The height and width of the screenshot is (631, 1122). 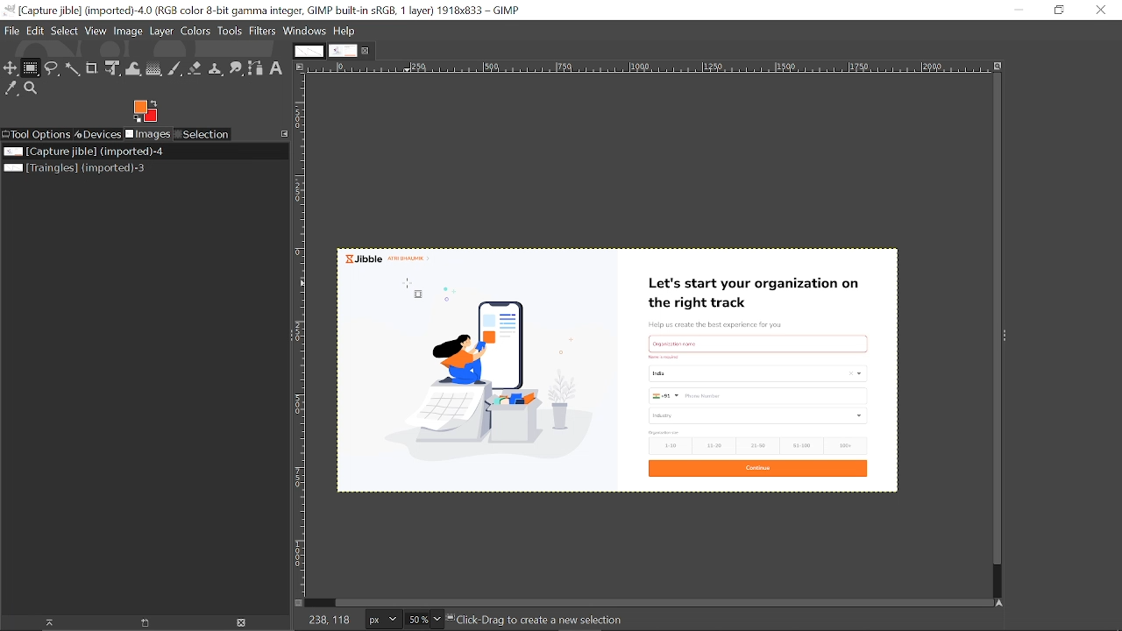 What do you see at coordinates (1019, 11) in the screenshot?
I see `Minimize` at bounding box center [1019, 11].